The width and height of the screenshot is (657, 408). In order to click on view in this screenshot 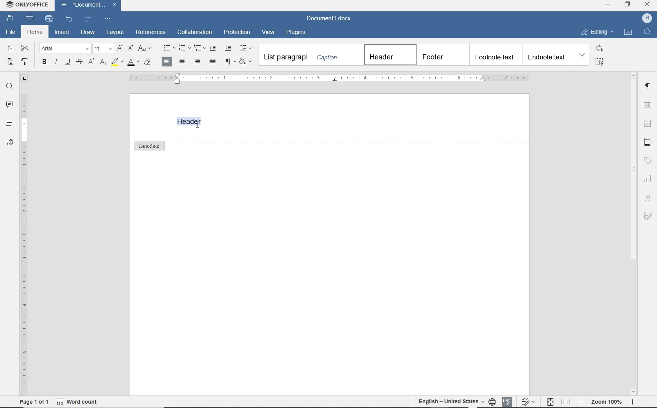, I will do `click(269, 32)`.